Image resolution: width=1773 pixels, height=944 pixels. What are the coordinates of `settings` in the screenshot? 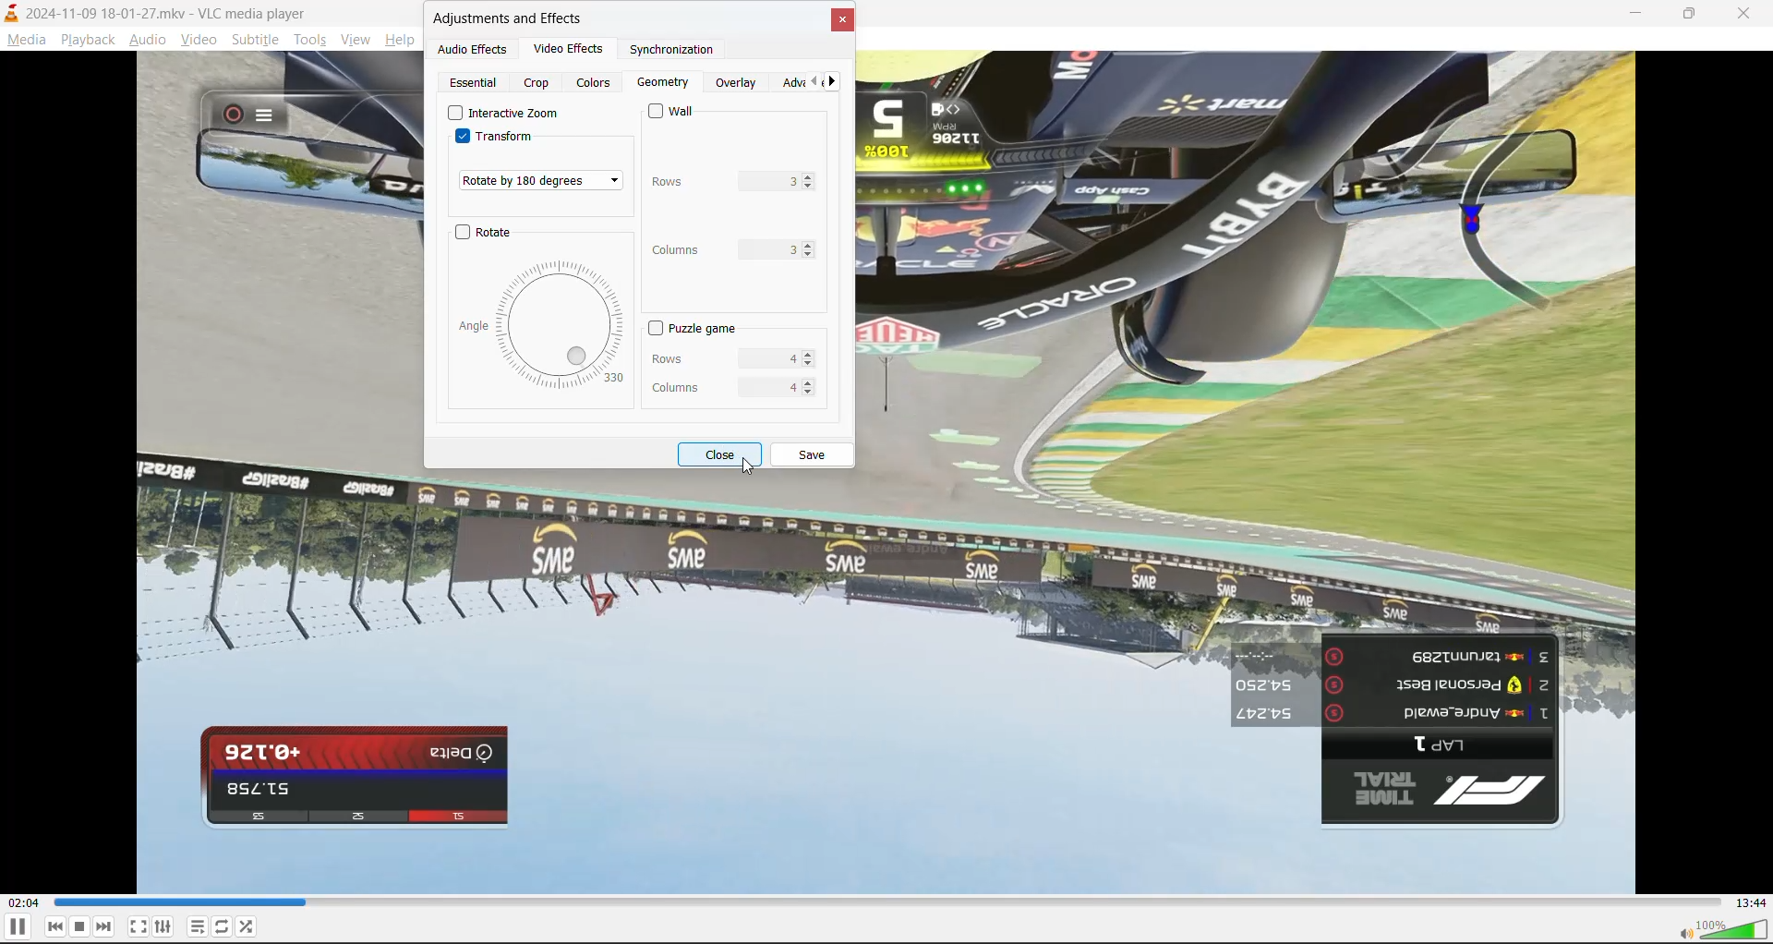 It's located at (164, 927).